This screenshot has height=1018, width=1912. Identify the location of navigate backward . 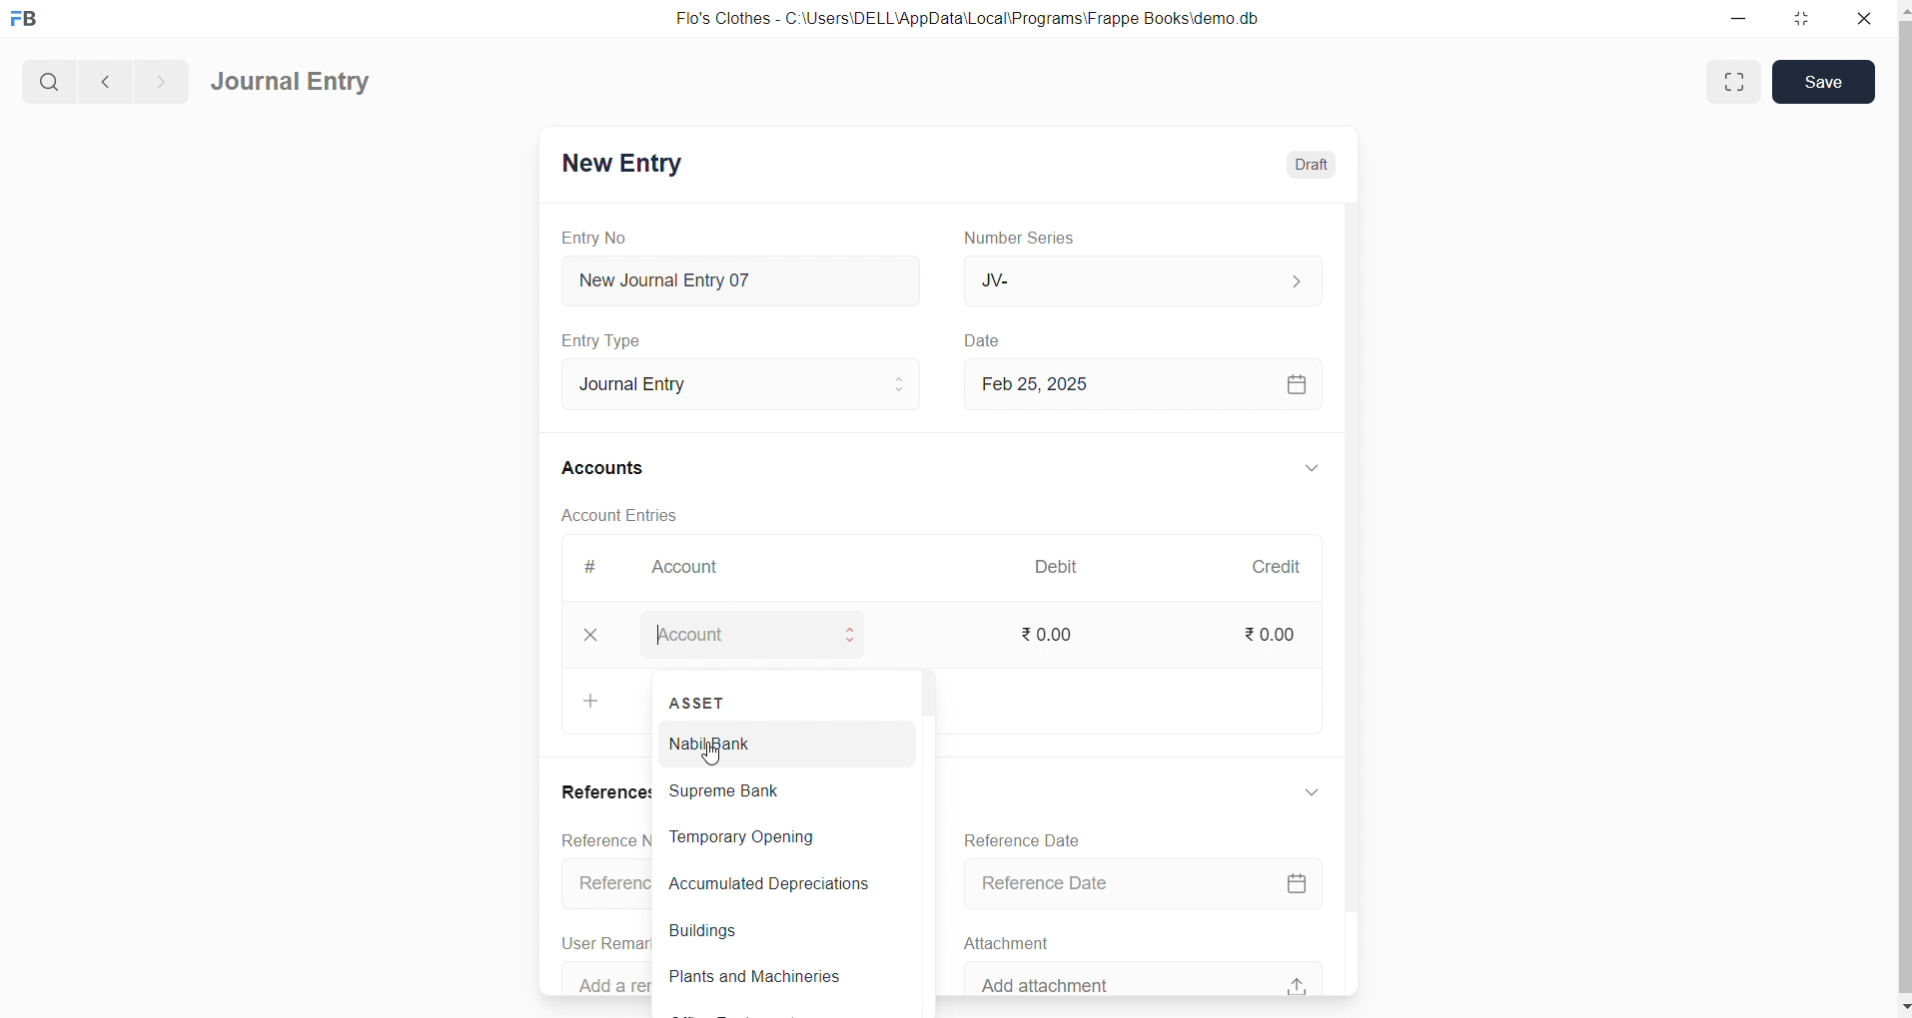
(103, 79).